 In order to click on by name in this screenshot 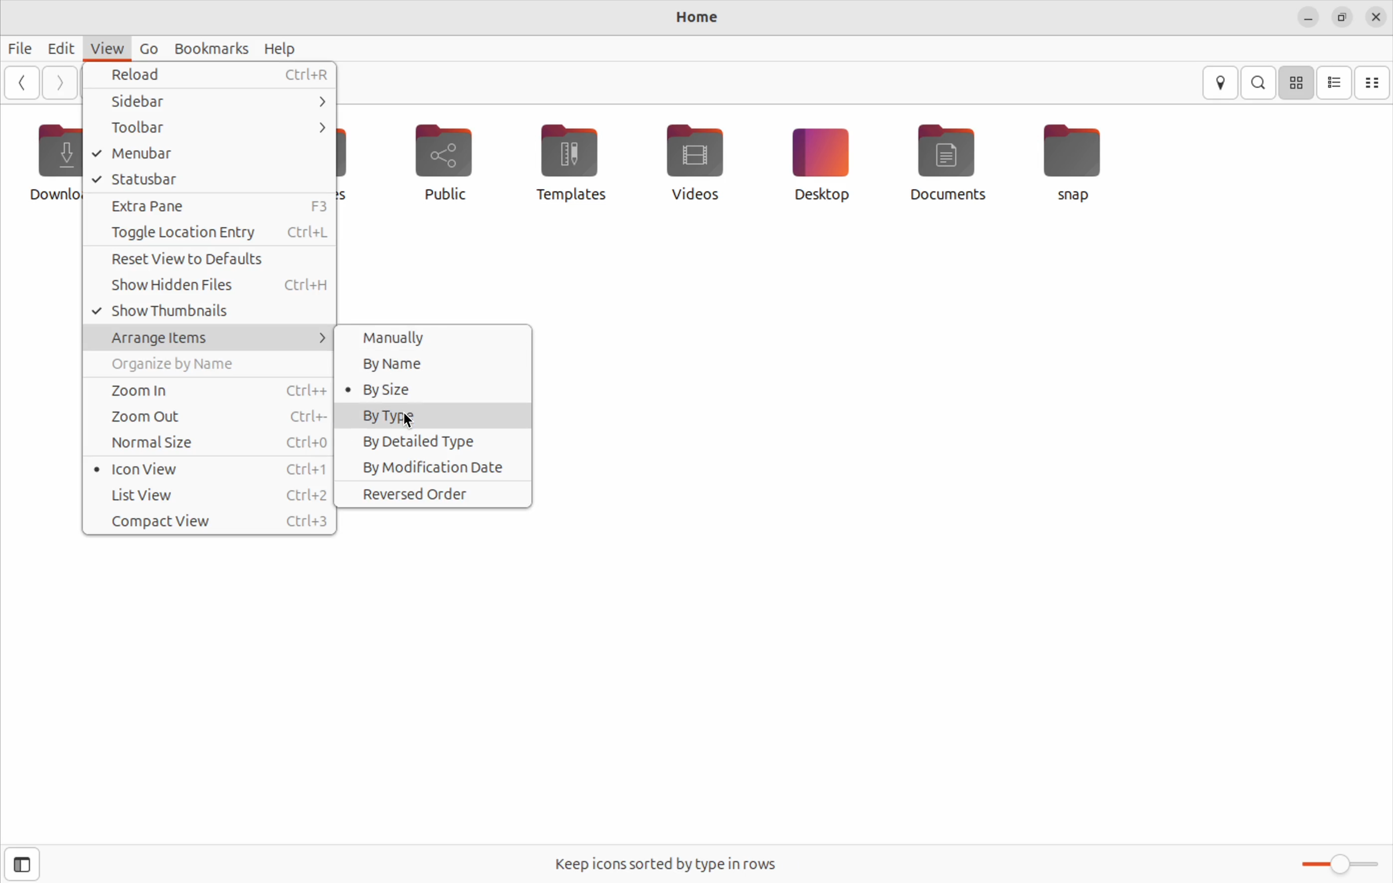, I will do `click(435, 362)`.